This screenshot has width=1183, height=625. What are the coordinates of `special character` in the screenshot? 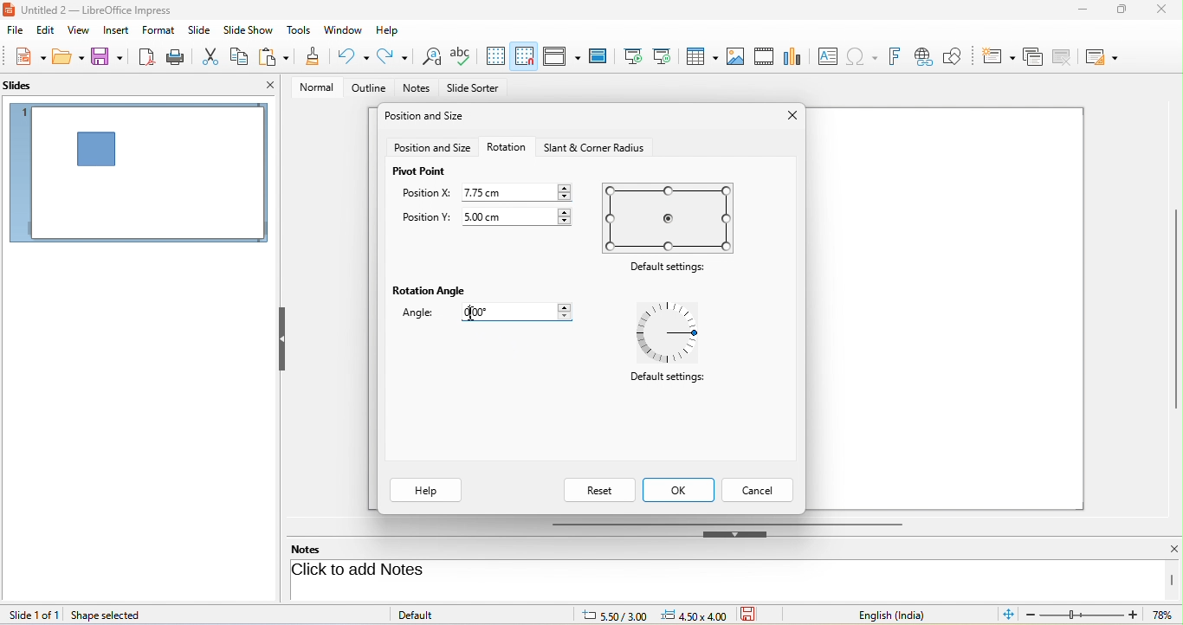 It's located at (865, 56).